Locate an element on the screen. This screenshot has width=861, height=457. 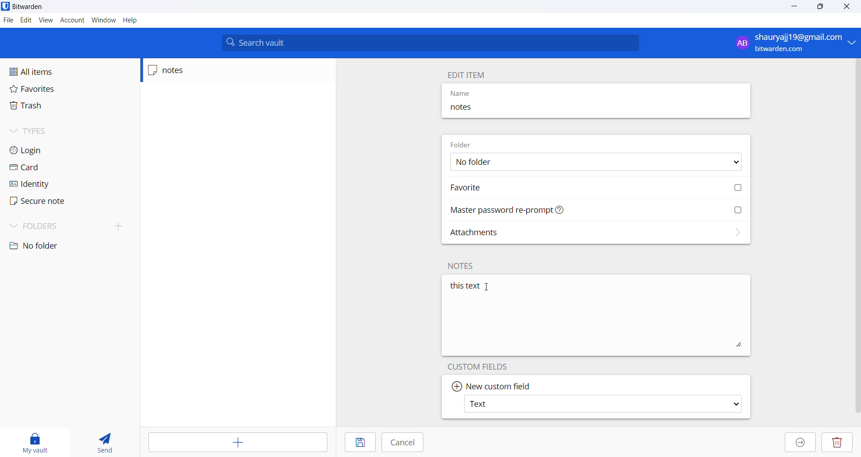
folder is located at coordinates (467, 143).